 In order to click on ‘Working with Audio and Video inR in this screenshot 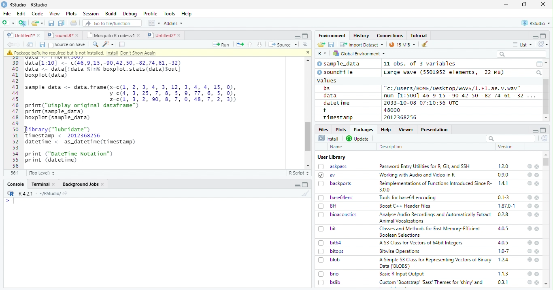, I will do `click(418, 175)`.